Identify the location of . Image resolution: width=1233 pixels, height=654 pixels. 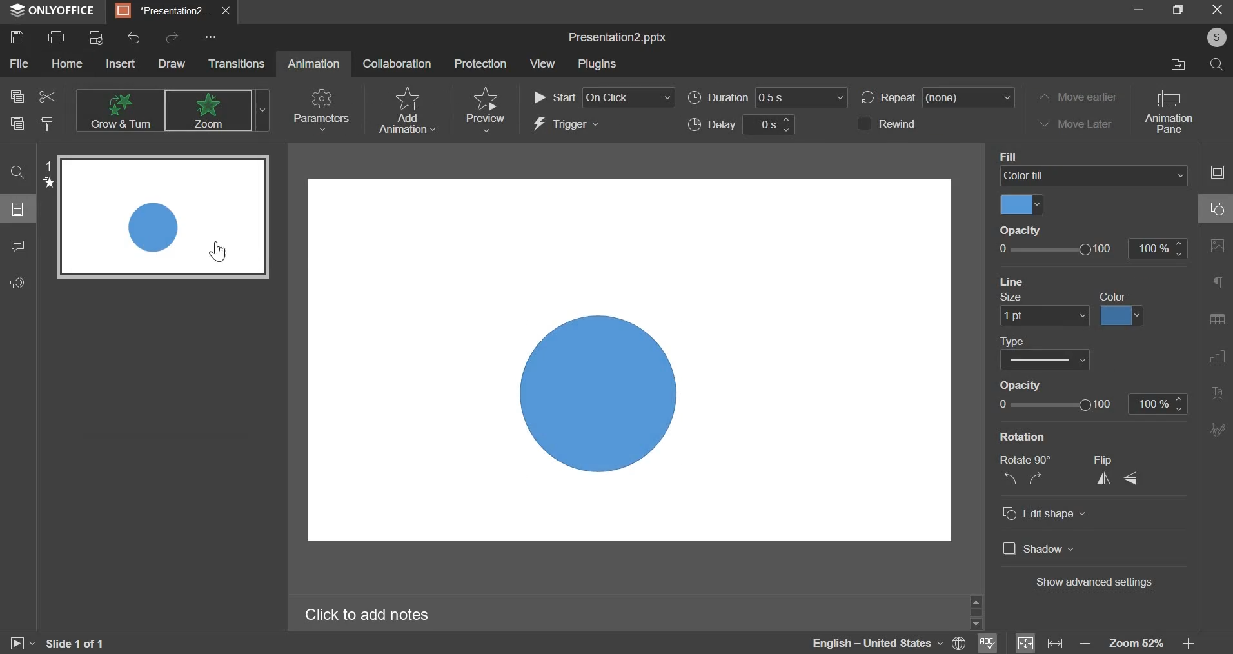
(212, 36).